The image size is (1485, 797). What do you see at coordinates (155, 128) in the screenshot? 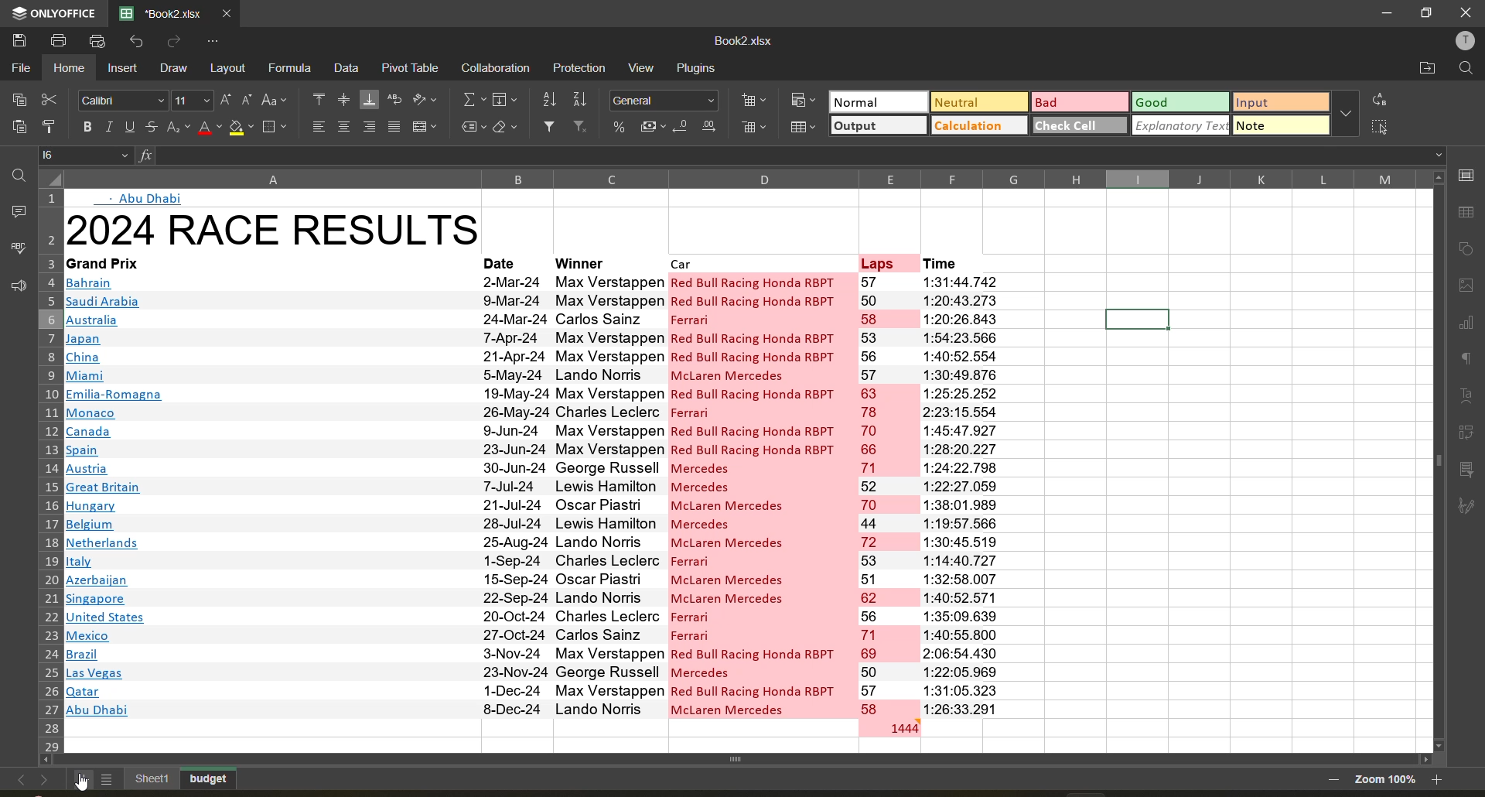
I see `strikethrough` at bounding box center [155, 128].